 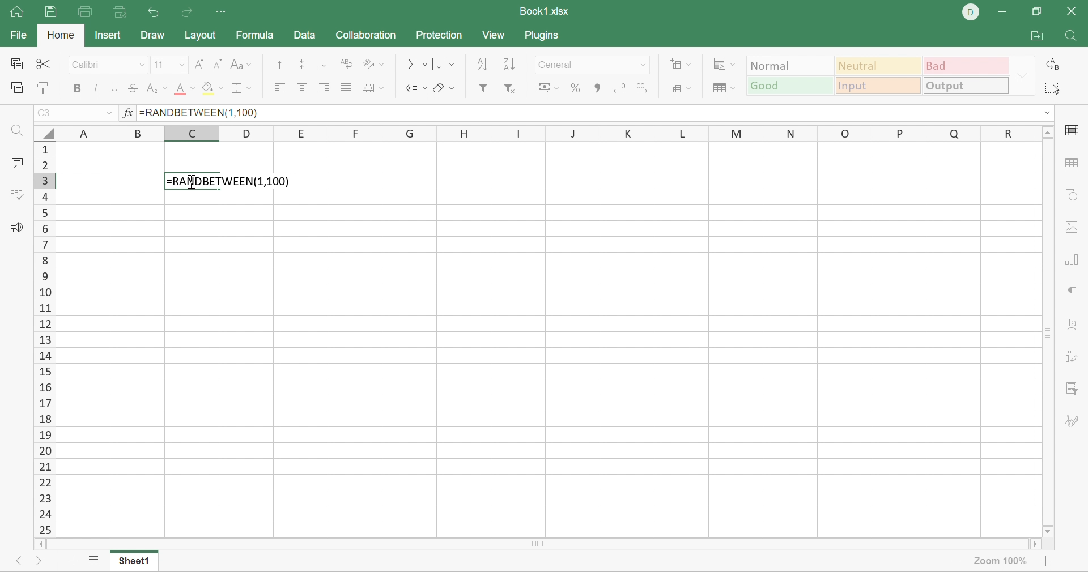 I want to click on Remove filter, so click(x=511, y=87).